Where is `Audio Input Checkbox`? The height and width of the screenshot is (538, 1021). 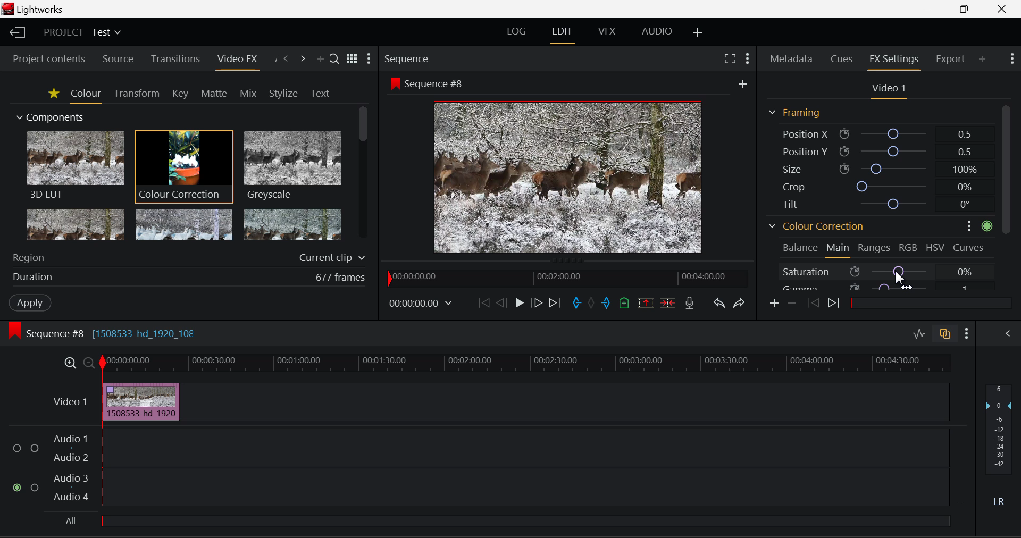 Audio Input Checkbox is located at coordinates (35, 487).